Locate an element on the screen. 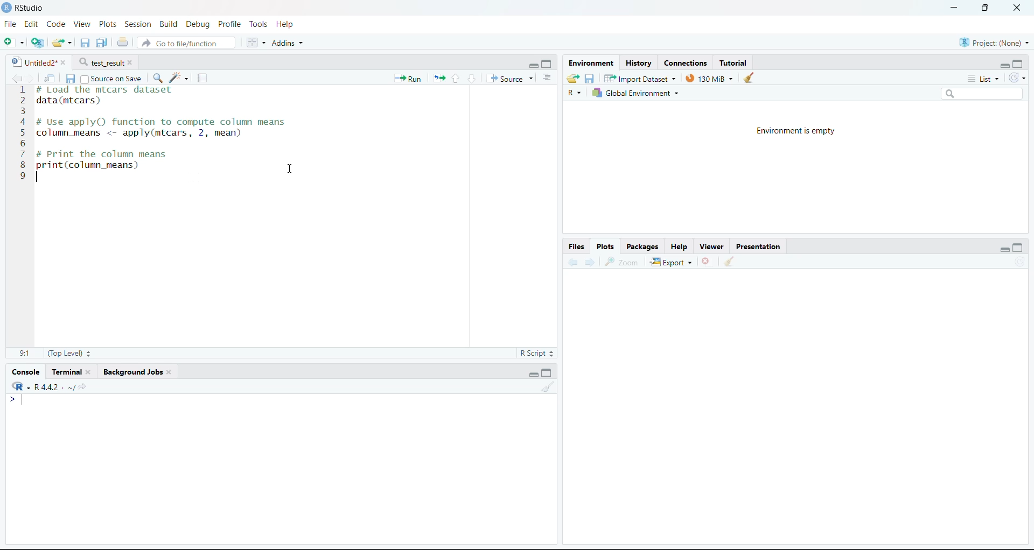  Maximize is located at coordinates (1019, 62).